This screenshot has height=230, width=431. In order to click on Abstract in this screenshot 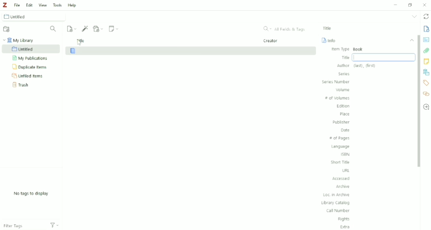, I will do `click(426, 40)`.